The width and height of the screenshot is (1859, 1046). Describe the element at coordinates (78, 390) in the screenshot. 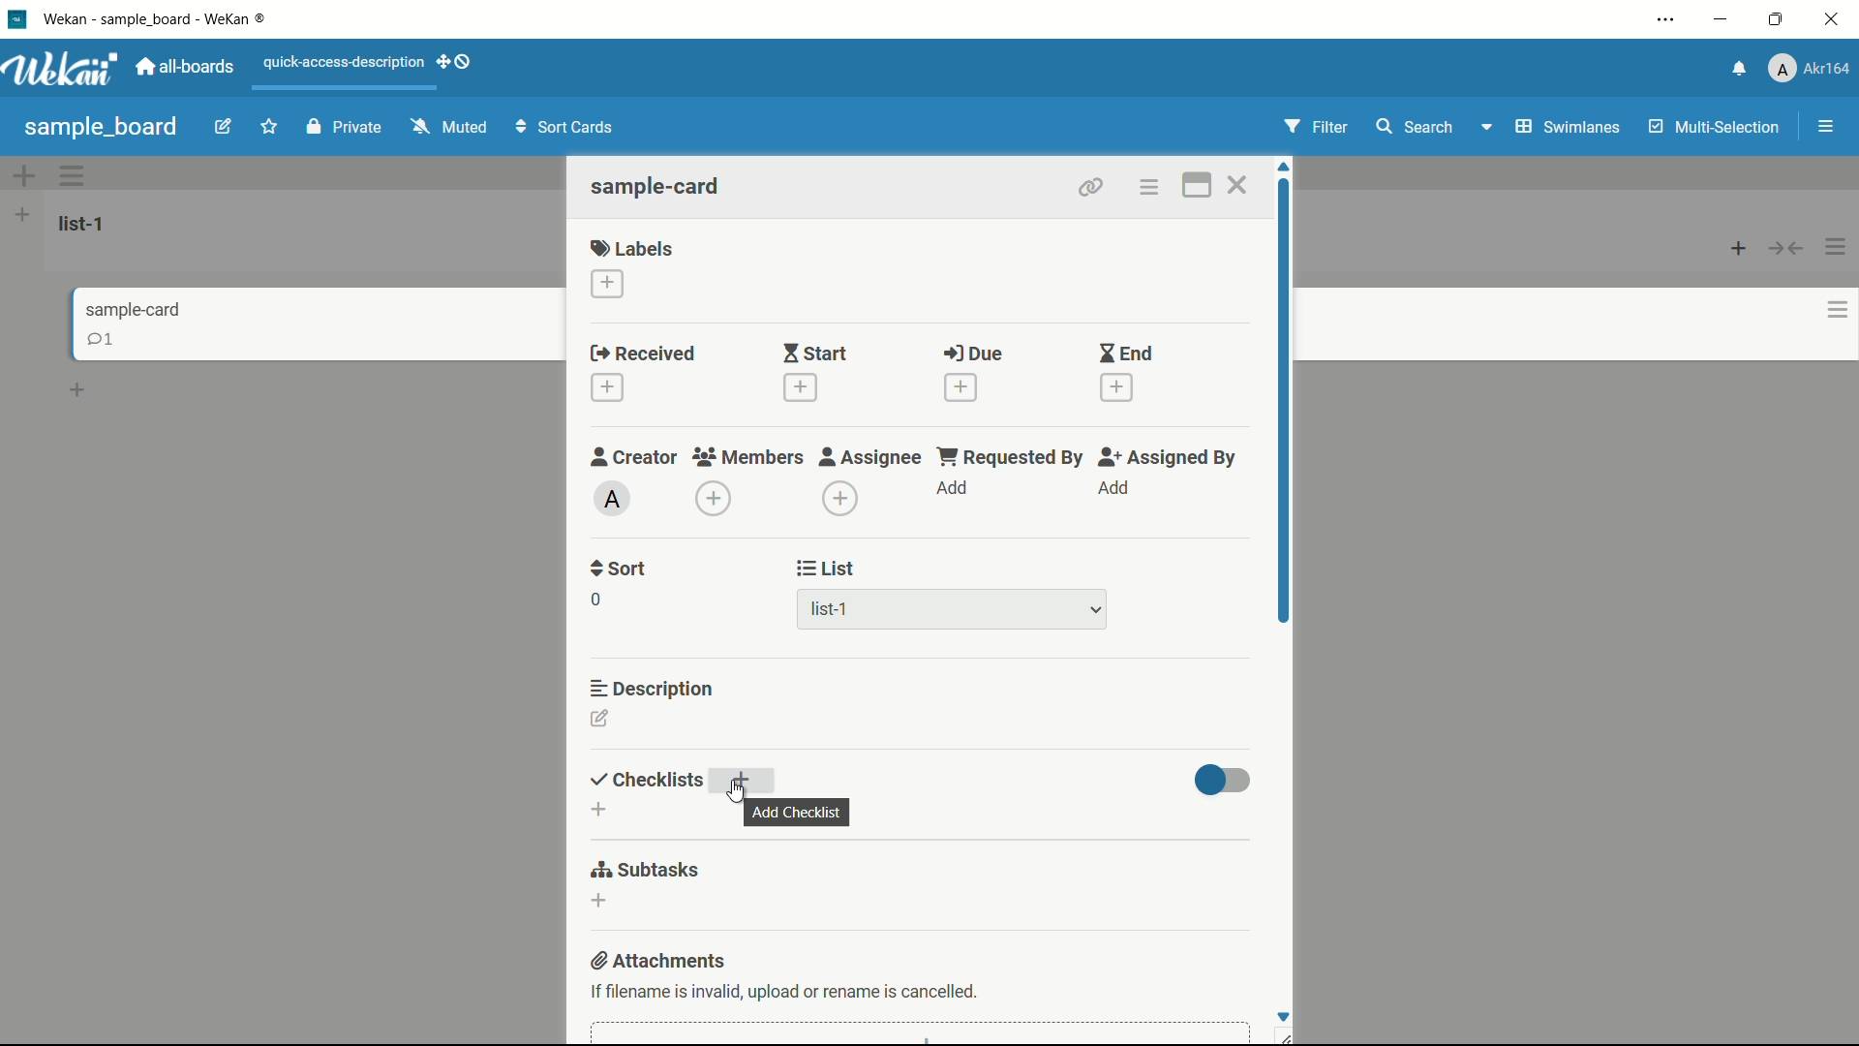

I see `add` at that location.